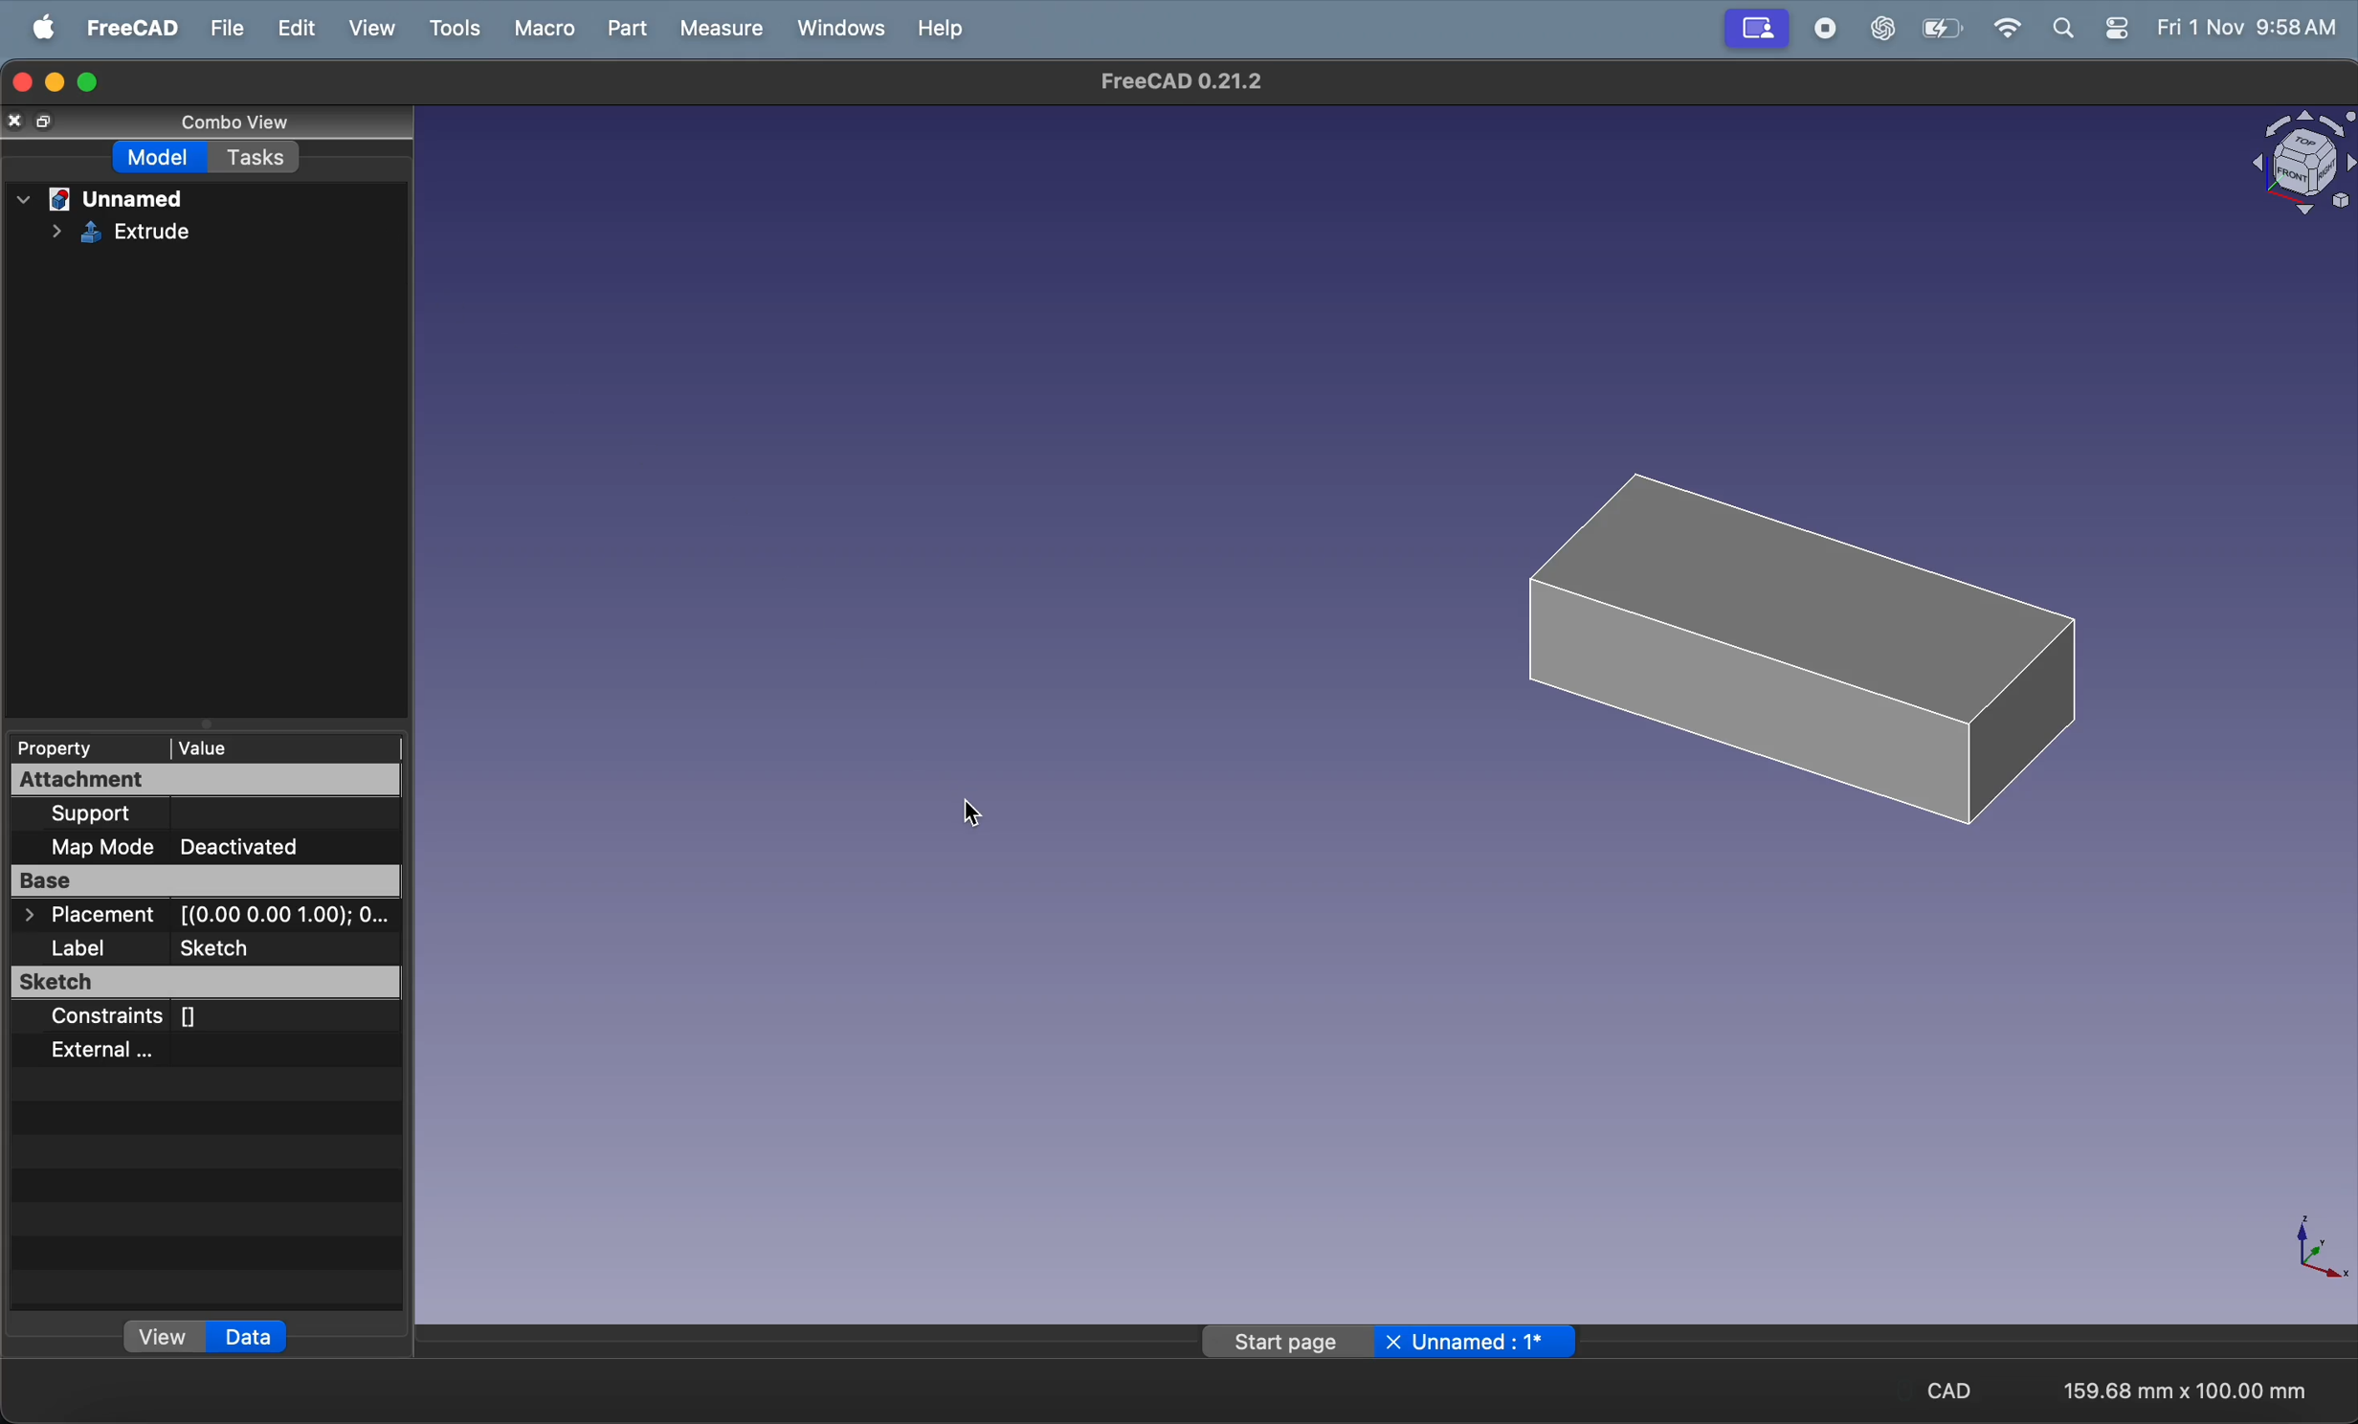  I want to click on base, so click(203, 883).